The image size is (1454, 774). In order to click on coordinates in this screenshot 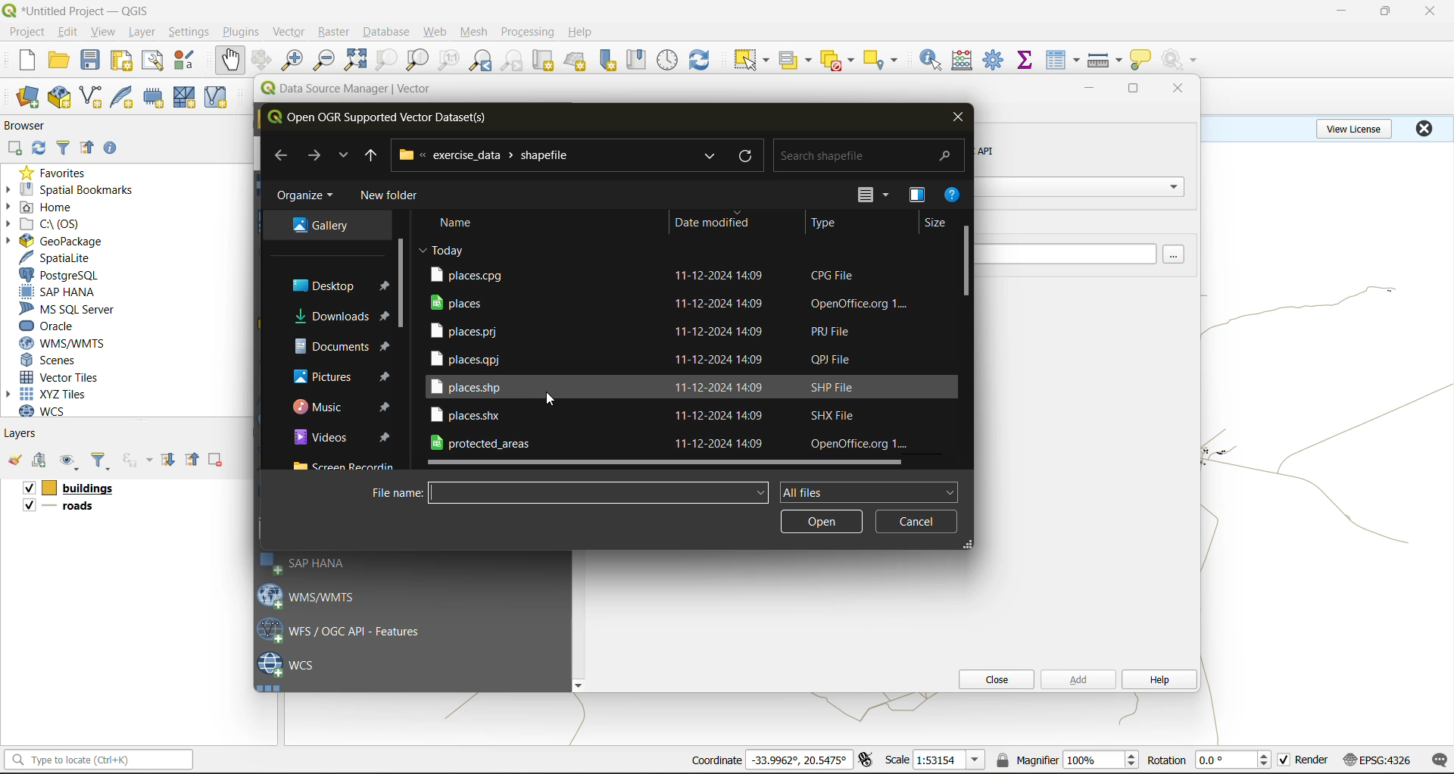, I will do `click(799, 760)`.